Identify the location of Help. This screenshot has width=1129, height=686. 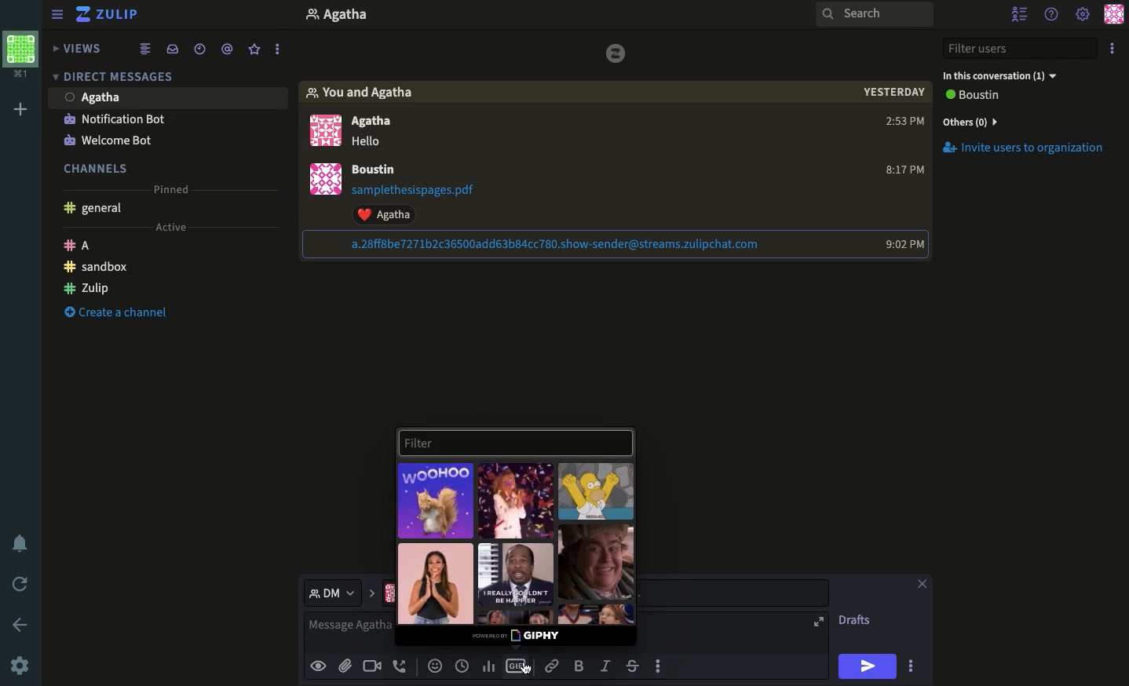
(1053, 15).